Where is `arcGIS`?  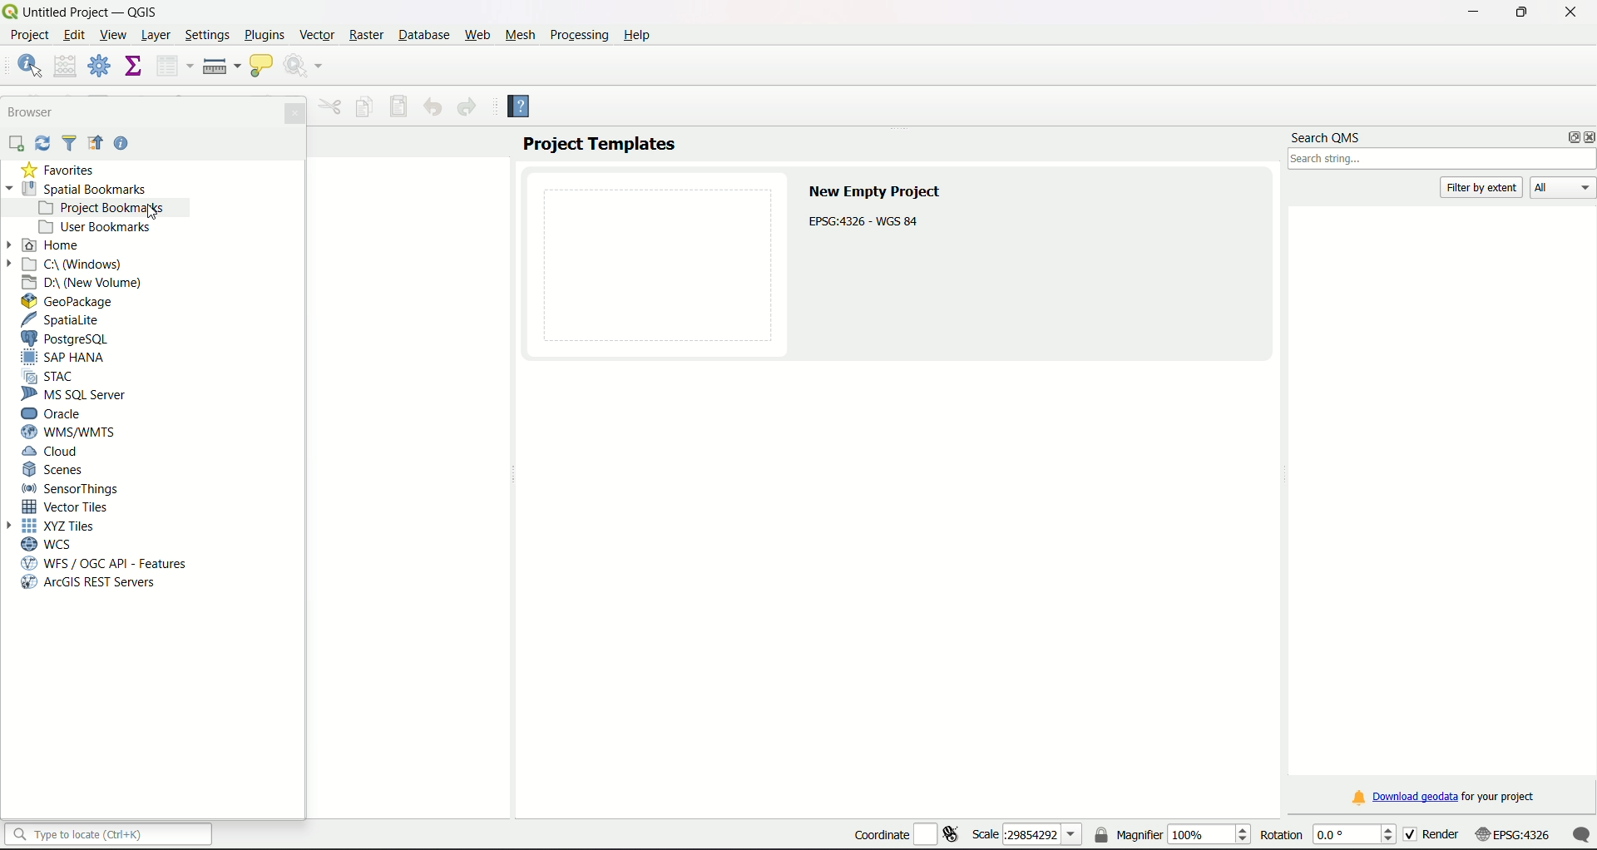 arcGIS is located at coordinates (89, 584).